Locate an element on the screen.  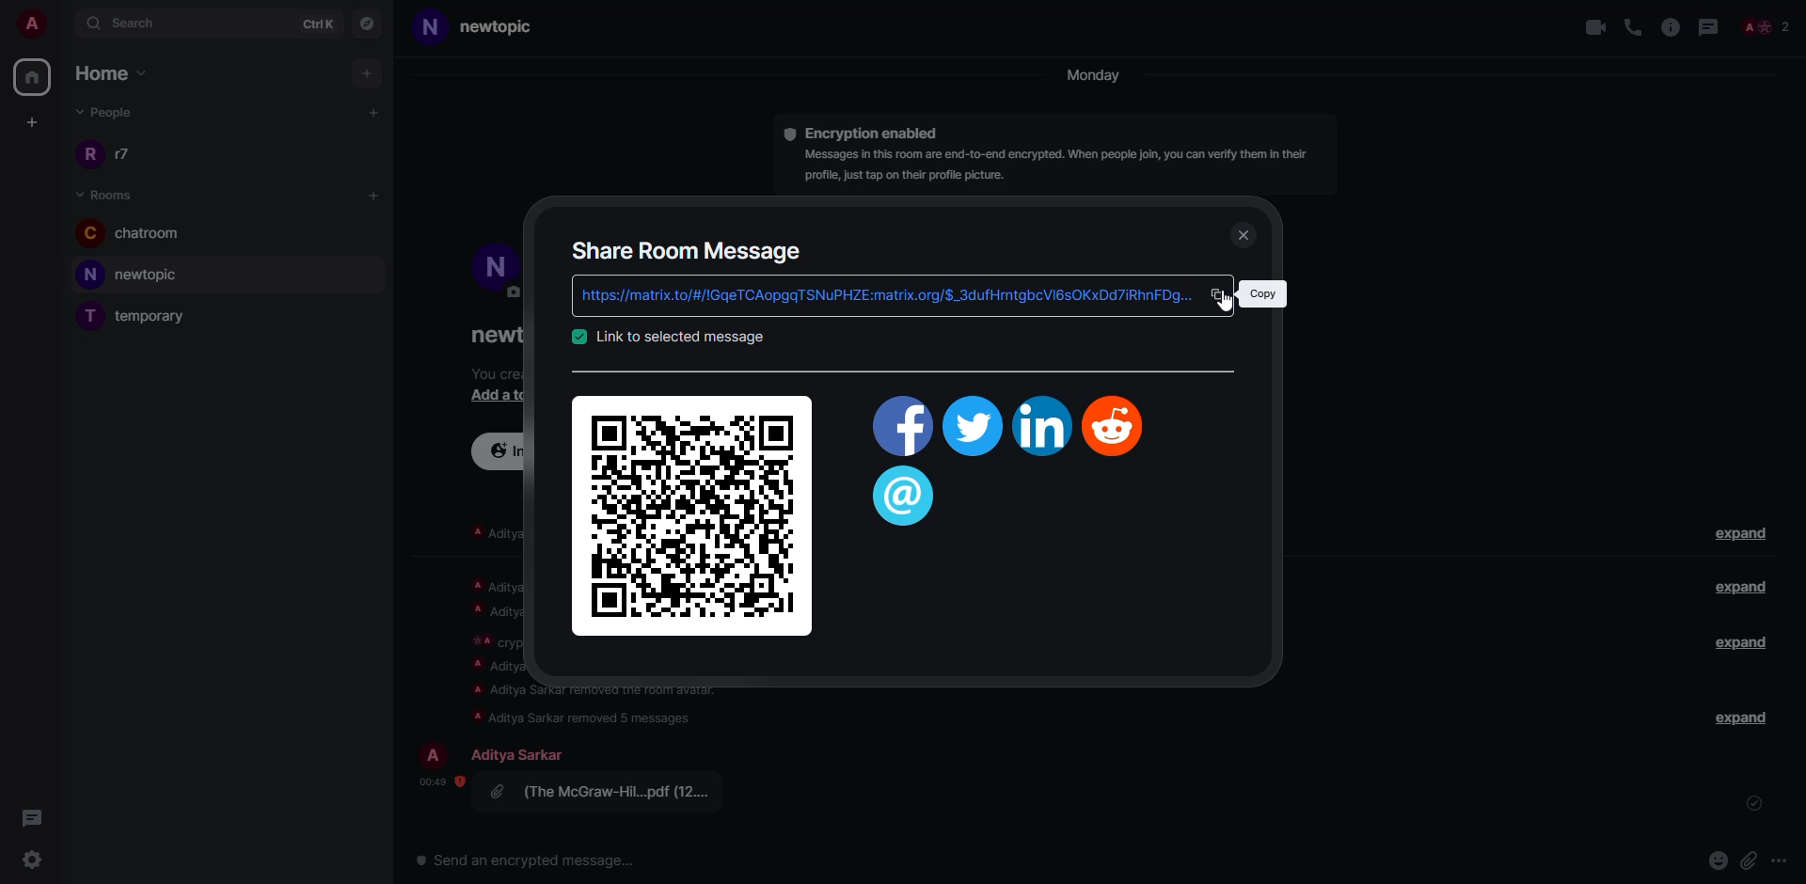
close is located at coordinates (1247, 236).